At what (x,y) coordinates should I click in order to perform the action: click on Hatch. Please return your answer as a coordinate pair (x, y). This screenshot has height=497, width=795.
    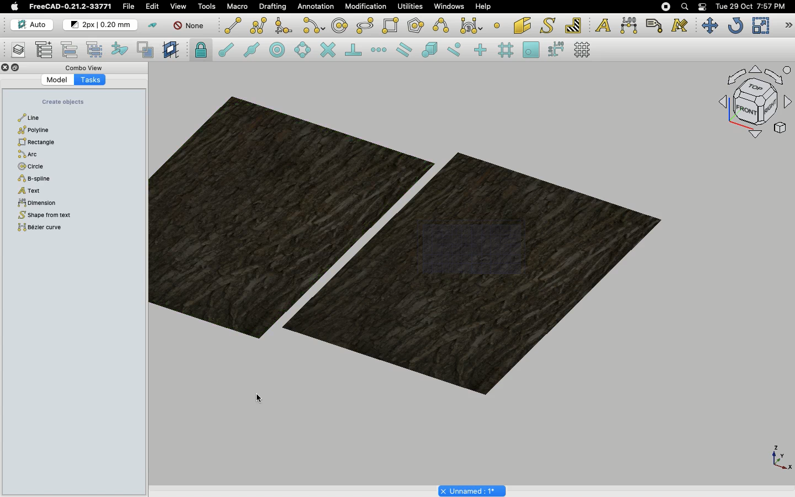
    Looking at the image, I should click on (574, 25).